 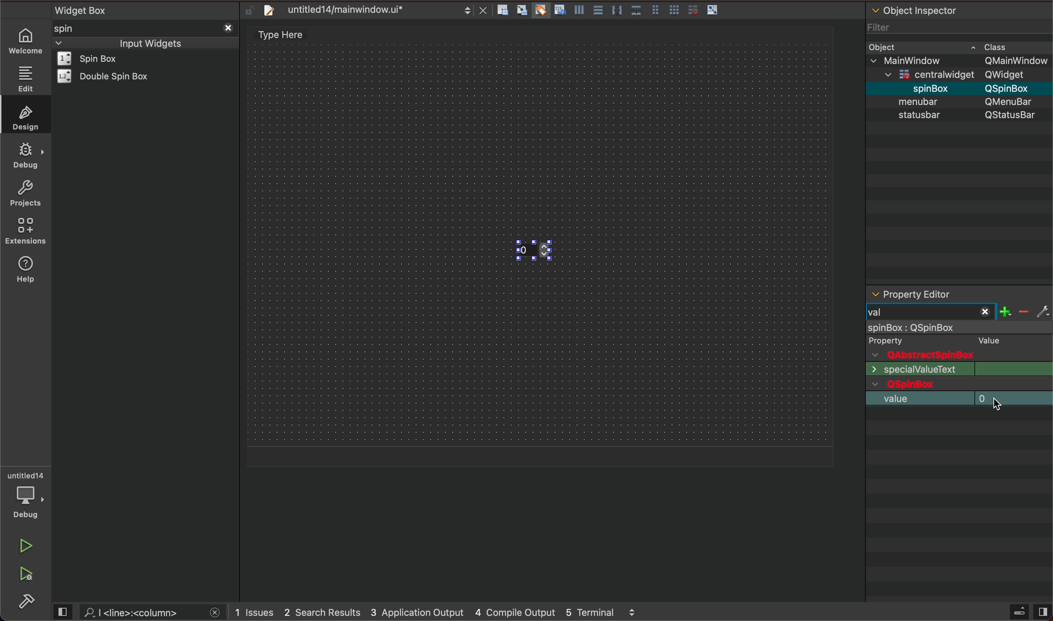 What do you see at coordinates (227, 27) in the screenshot?
I see `close` at bounding box center [227, 27].